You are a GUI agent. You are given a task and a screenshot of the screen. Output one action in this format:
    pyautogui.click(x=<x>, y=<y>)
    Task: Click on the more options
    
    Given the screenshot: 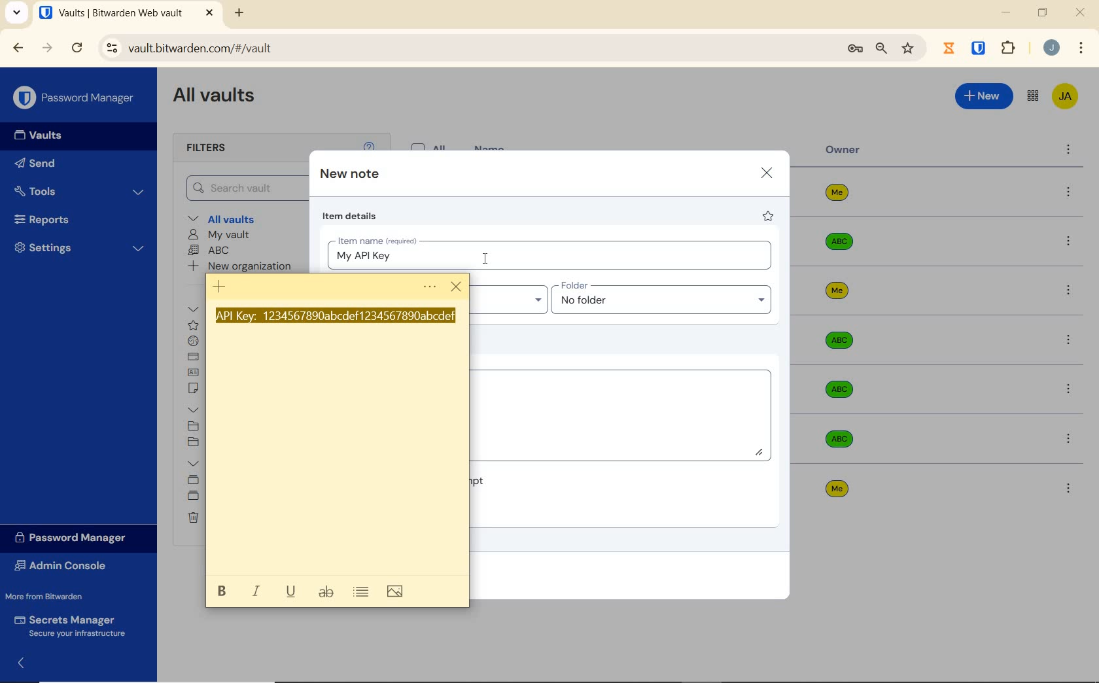 What is the action you would take?
    pyautogui.click(x=1068, y=488)
    